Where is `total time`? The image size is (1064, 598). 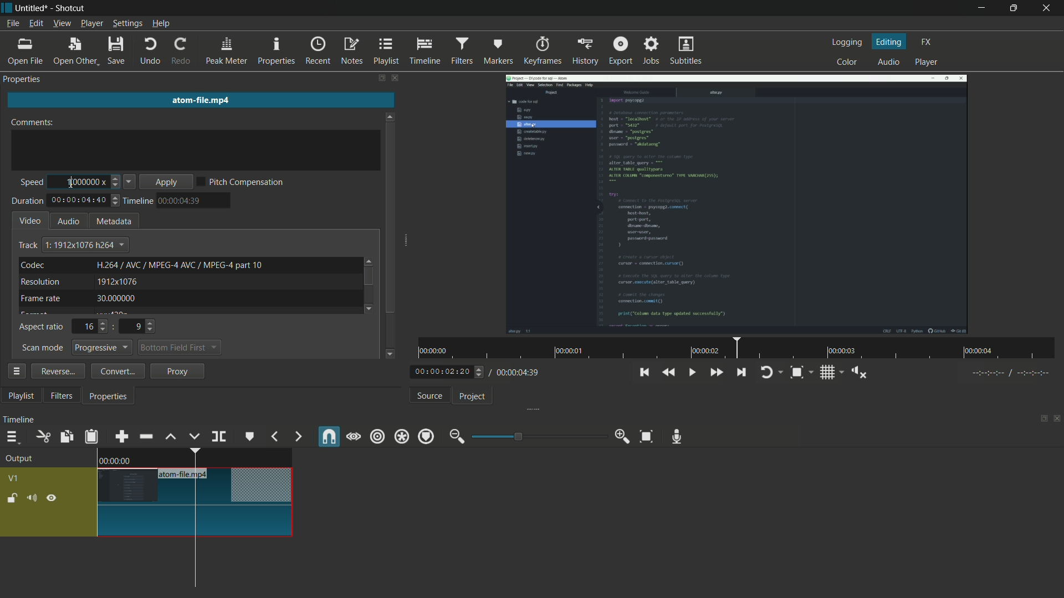
total time is located at coordinates (79, 201).